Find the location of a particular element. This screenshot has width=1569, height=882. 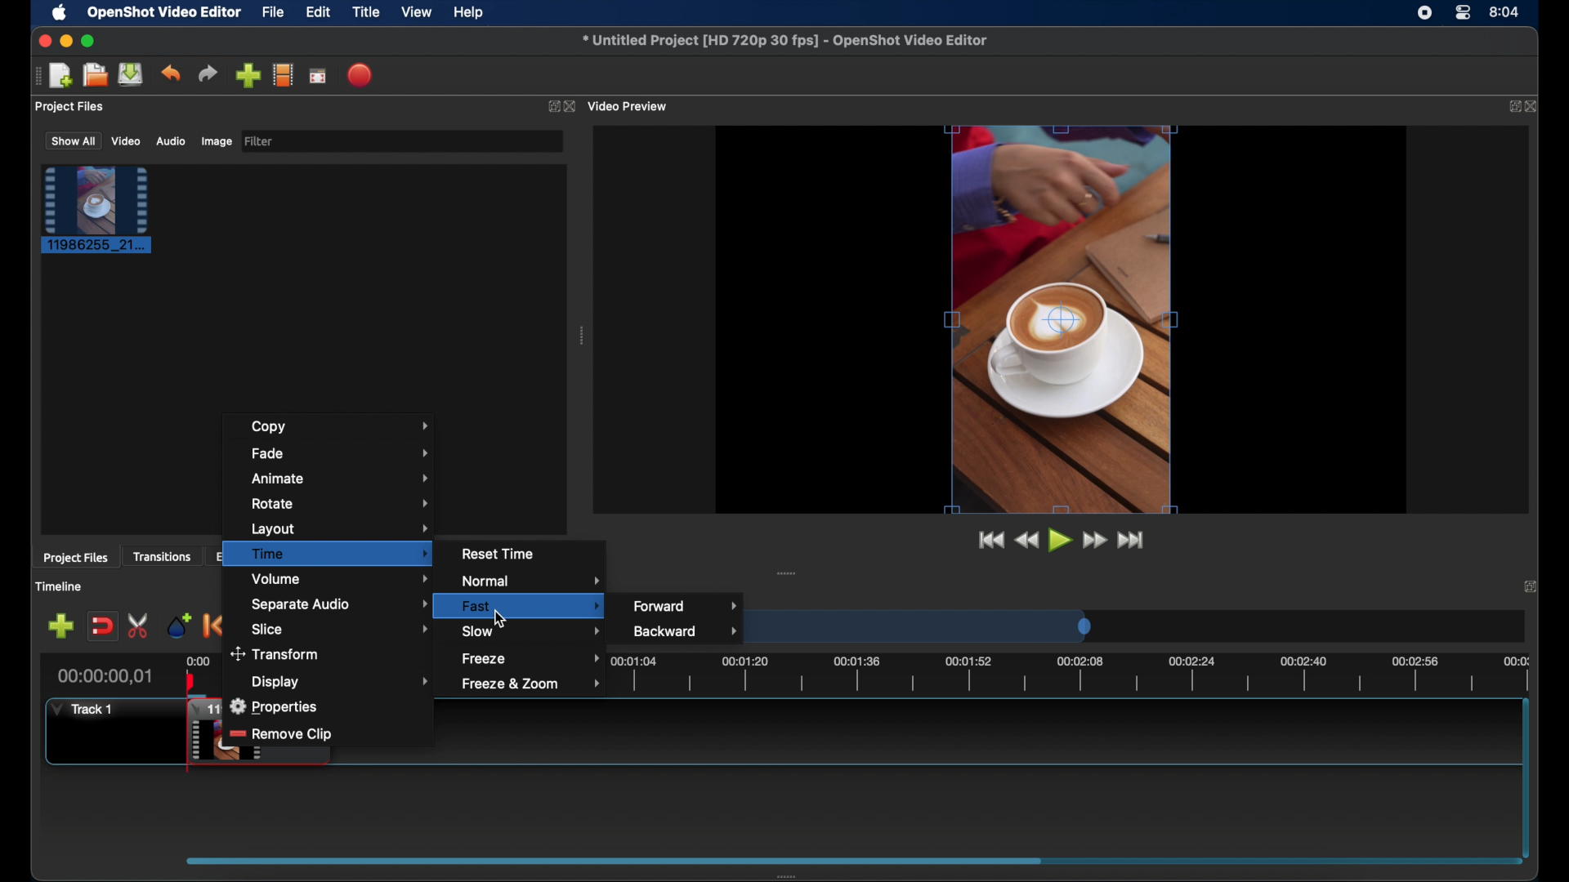

open project is located at coordinates (95, 75).